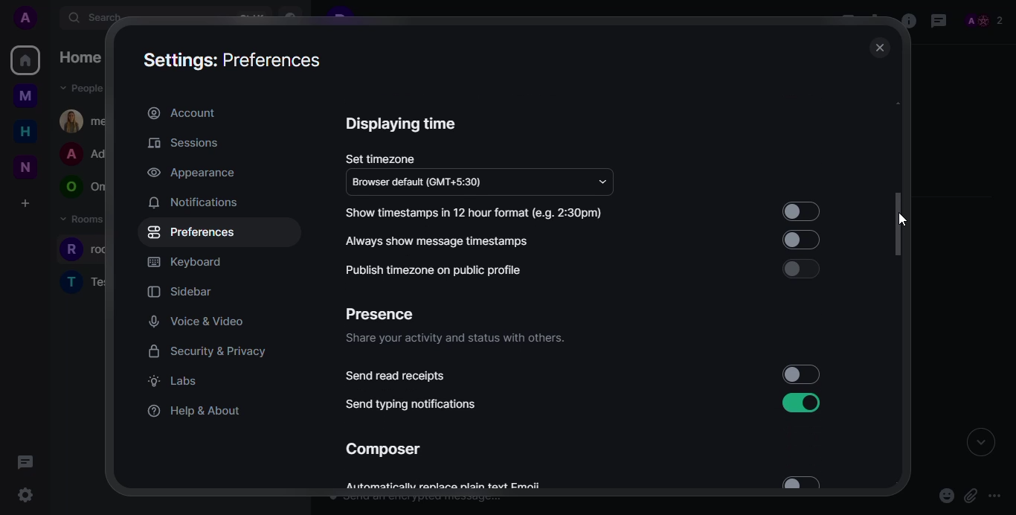 This screenshot has height=515, width=1016. What do you see at coordinates (25, 132) in the screenshot?
I see `home` at bounding box center [25, 132].